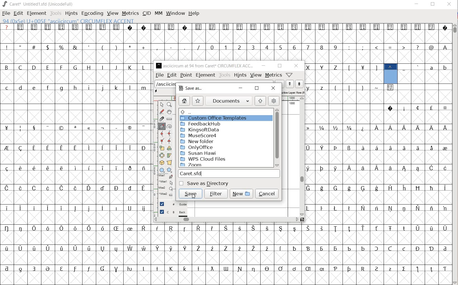 The width and height of the screenshot is (458, 285). What do you see at coordinates (161, 162) in the screenshot?
I see `rotate the selection in 3D and project back to plane` at bounding box center [161, 162].